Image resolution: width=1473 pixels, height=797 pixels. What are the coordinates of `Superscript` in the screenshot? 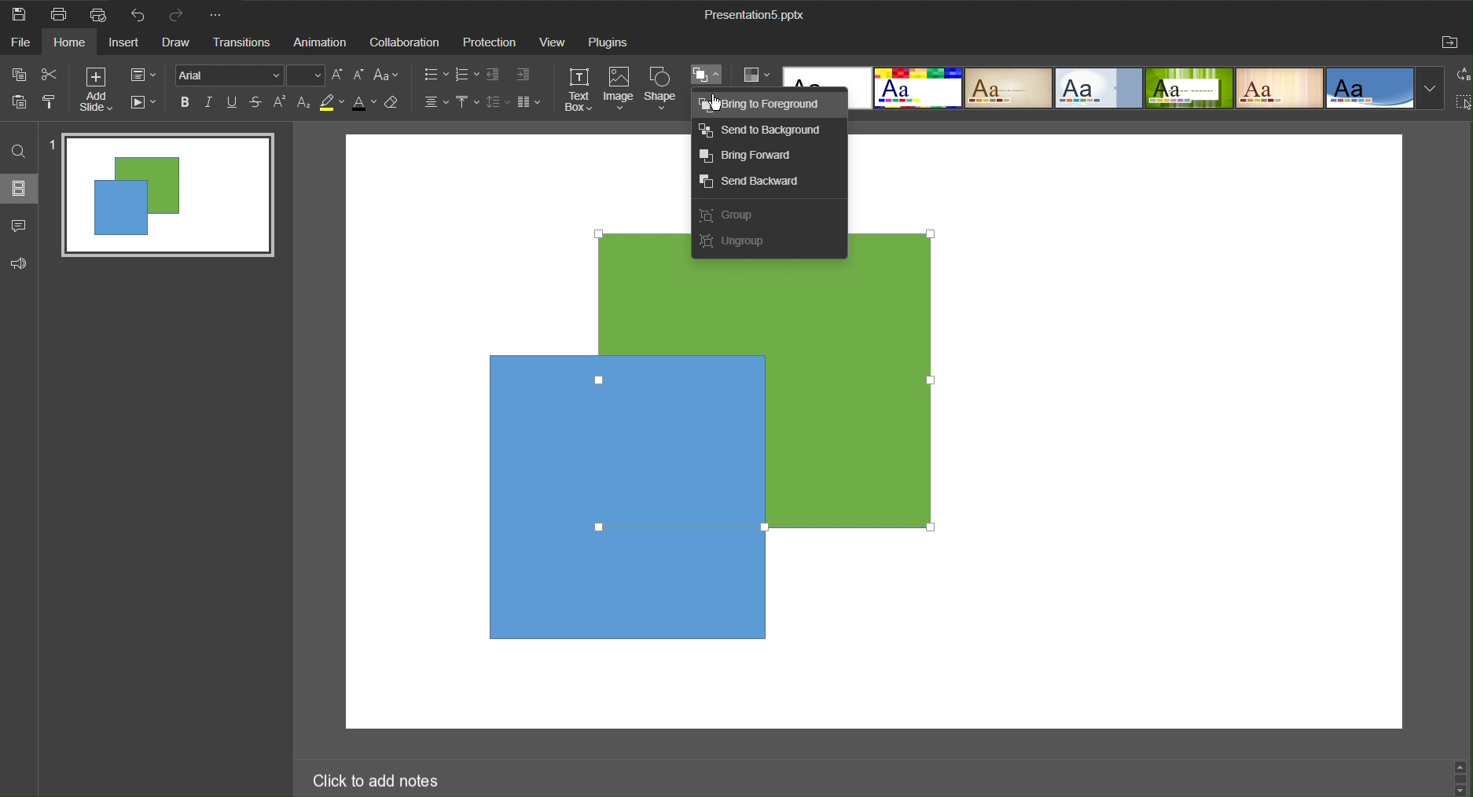 It's located at (278, 105).